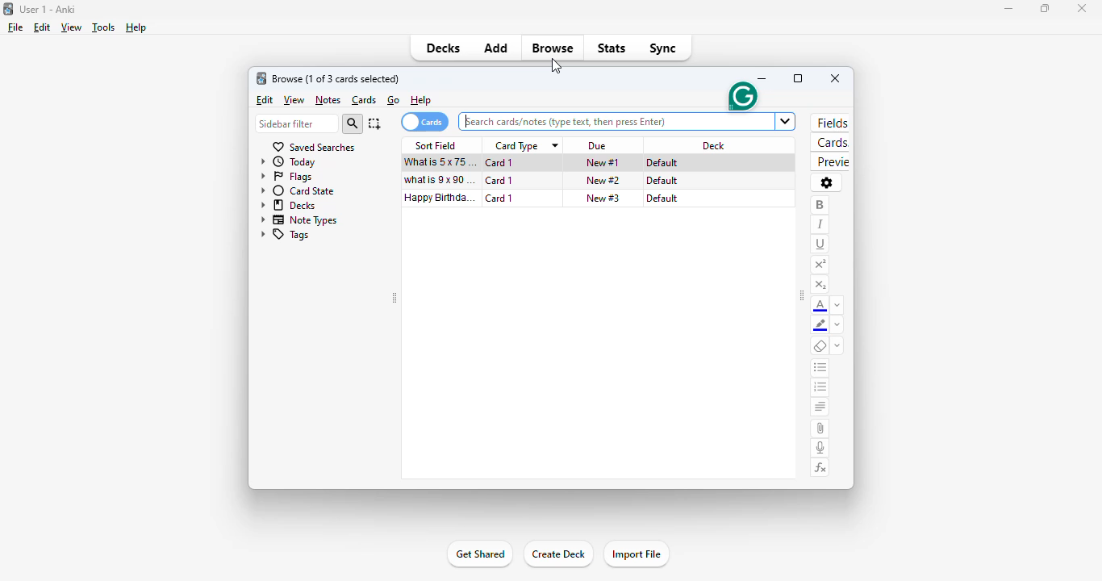 The height and width of the screenshot is (581, 1102). Describe the element at coordinates (440, 162) in the screenshot. I see `what is 5x75=?` at that location.